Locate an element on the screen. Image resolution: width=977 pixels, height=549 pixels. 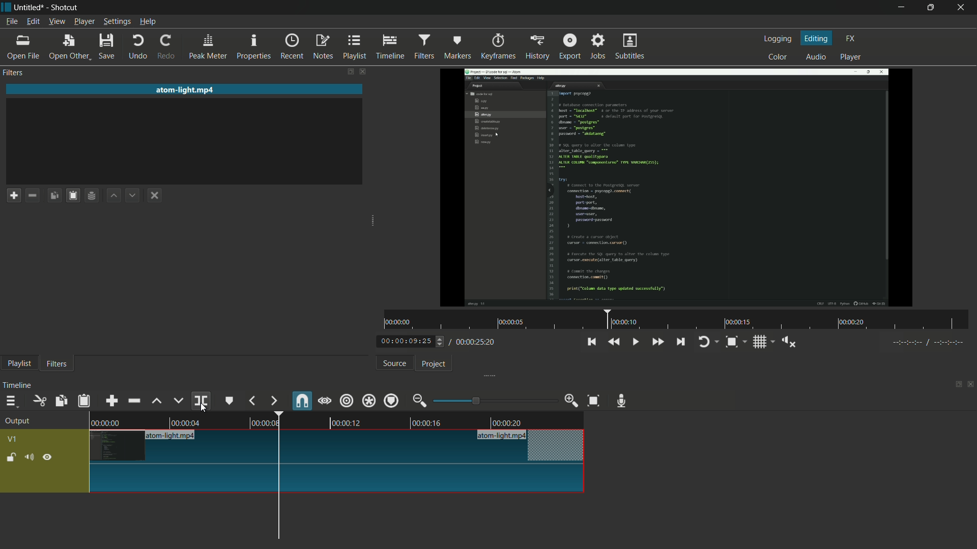
fx is located at coordinates (850, 39).